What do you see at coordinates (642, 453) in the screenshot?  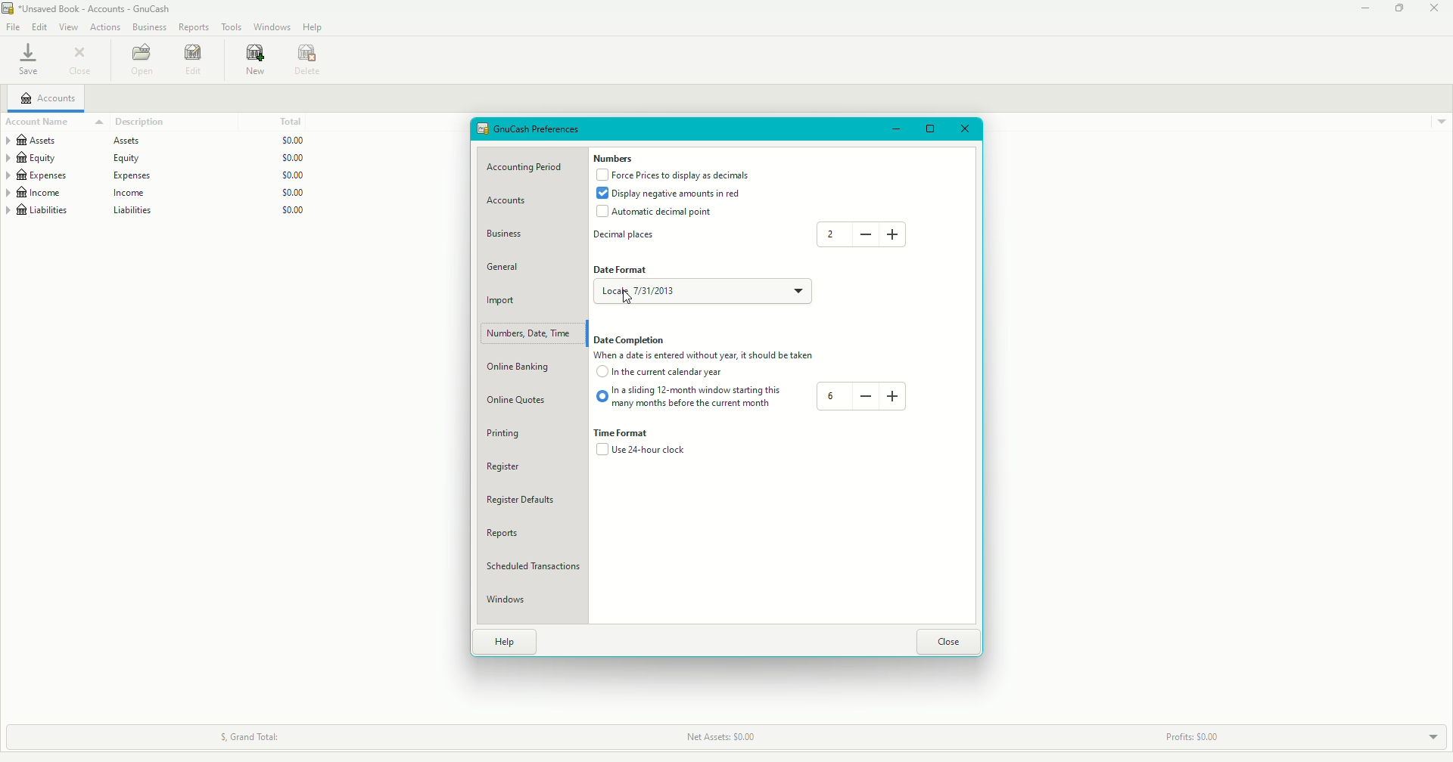 I see `24 hour clock` at bounding box center [642, 453].